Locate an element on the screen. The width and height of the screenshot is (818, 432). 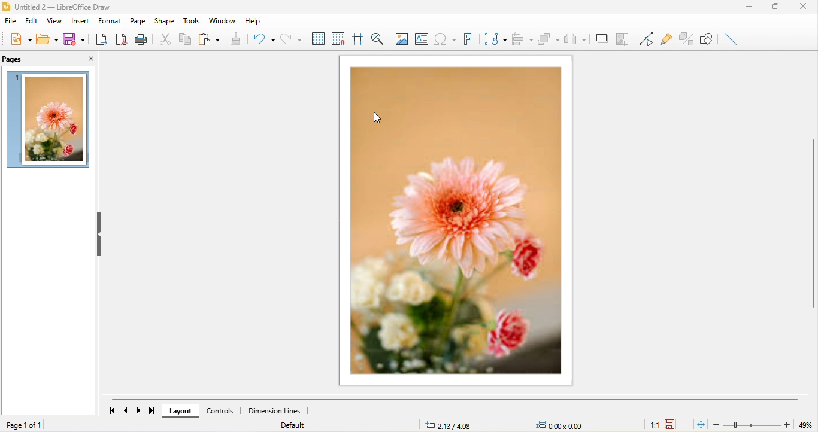
maximize is located at coordinates (781, 8).